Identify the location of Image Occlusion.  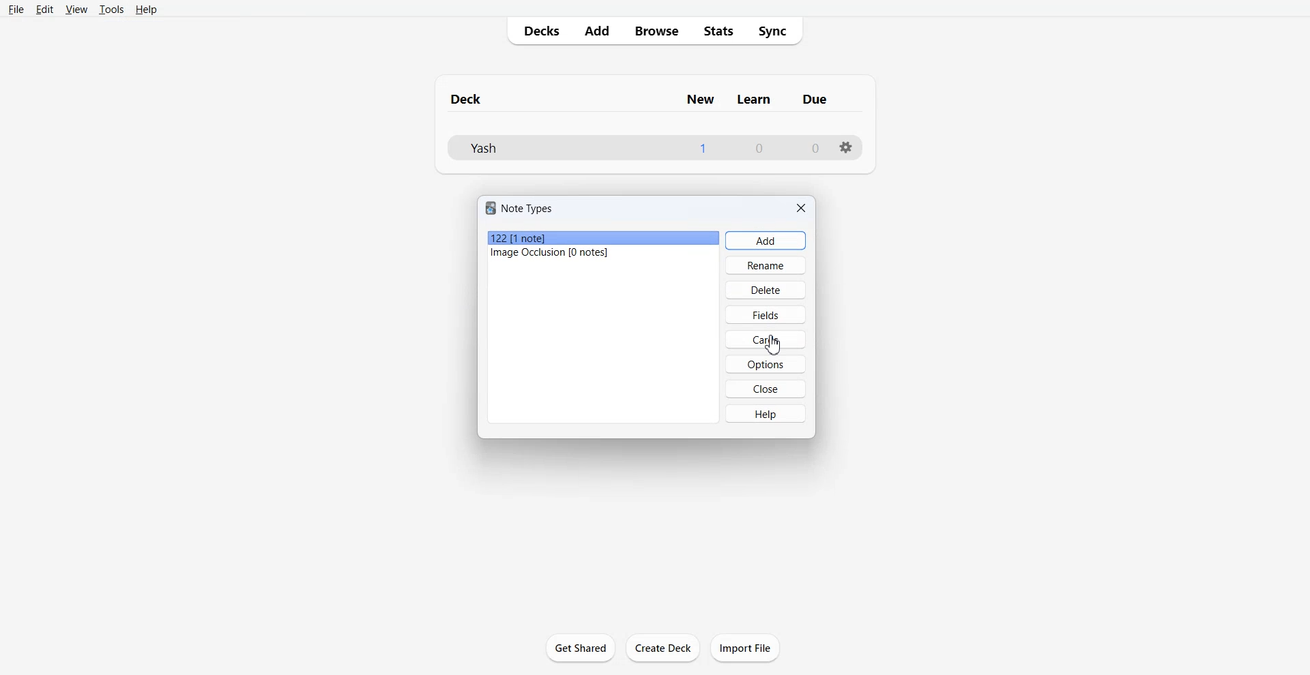
(604, 254).